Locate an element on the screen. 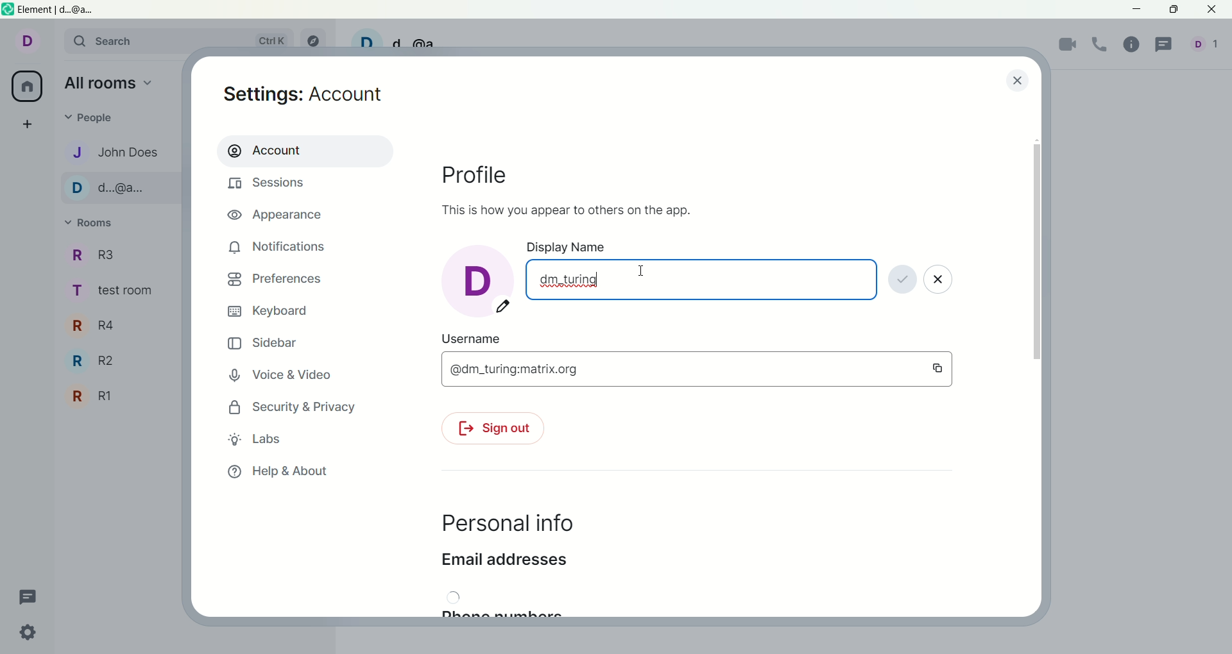 The image size is (1232, 654). close is located at coordinates (1213, 10).